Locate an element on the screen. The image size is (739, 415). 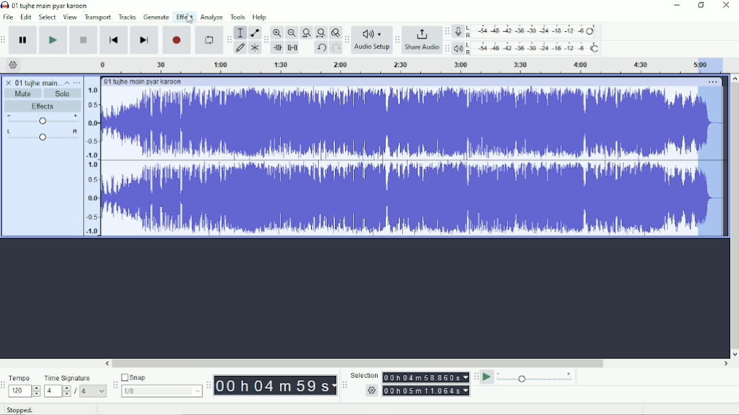
Vertical scrollbar is located at coordinates (734, 216).